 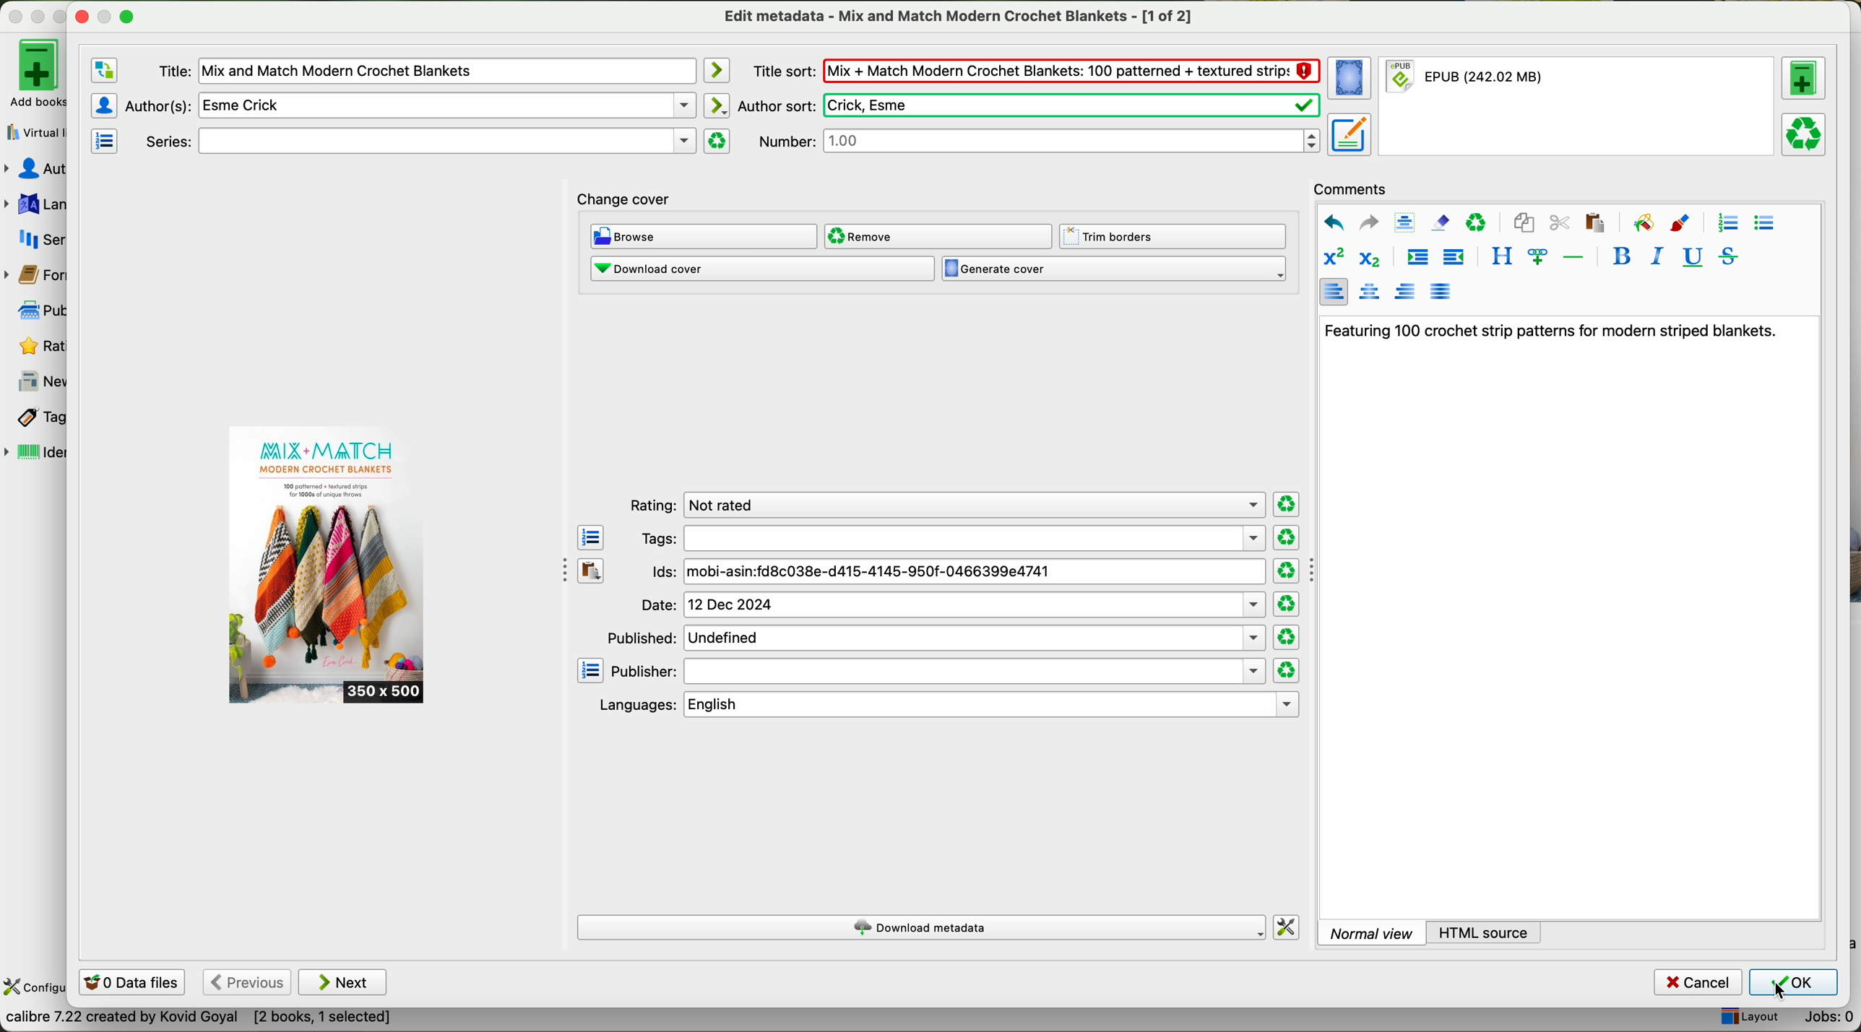 I want to click on book cover preview, so click(x=328, y=565).